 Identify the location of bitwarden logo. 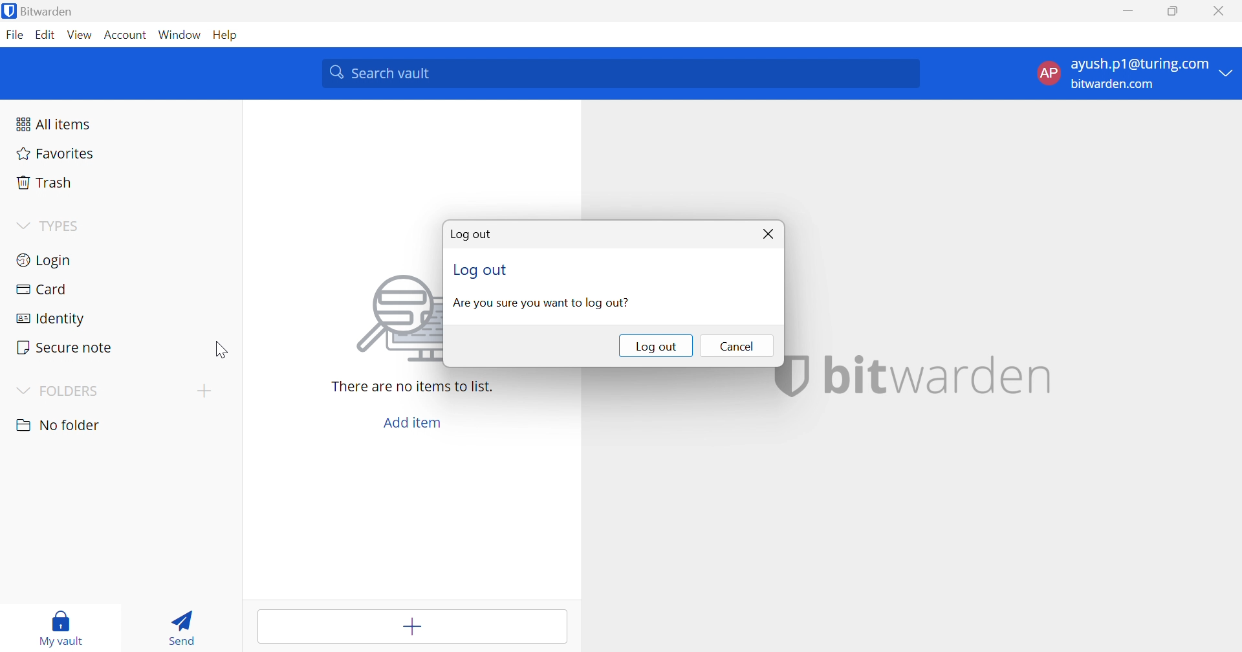
(792, 378).